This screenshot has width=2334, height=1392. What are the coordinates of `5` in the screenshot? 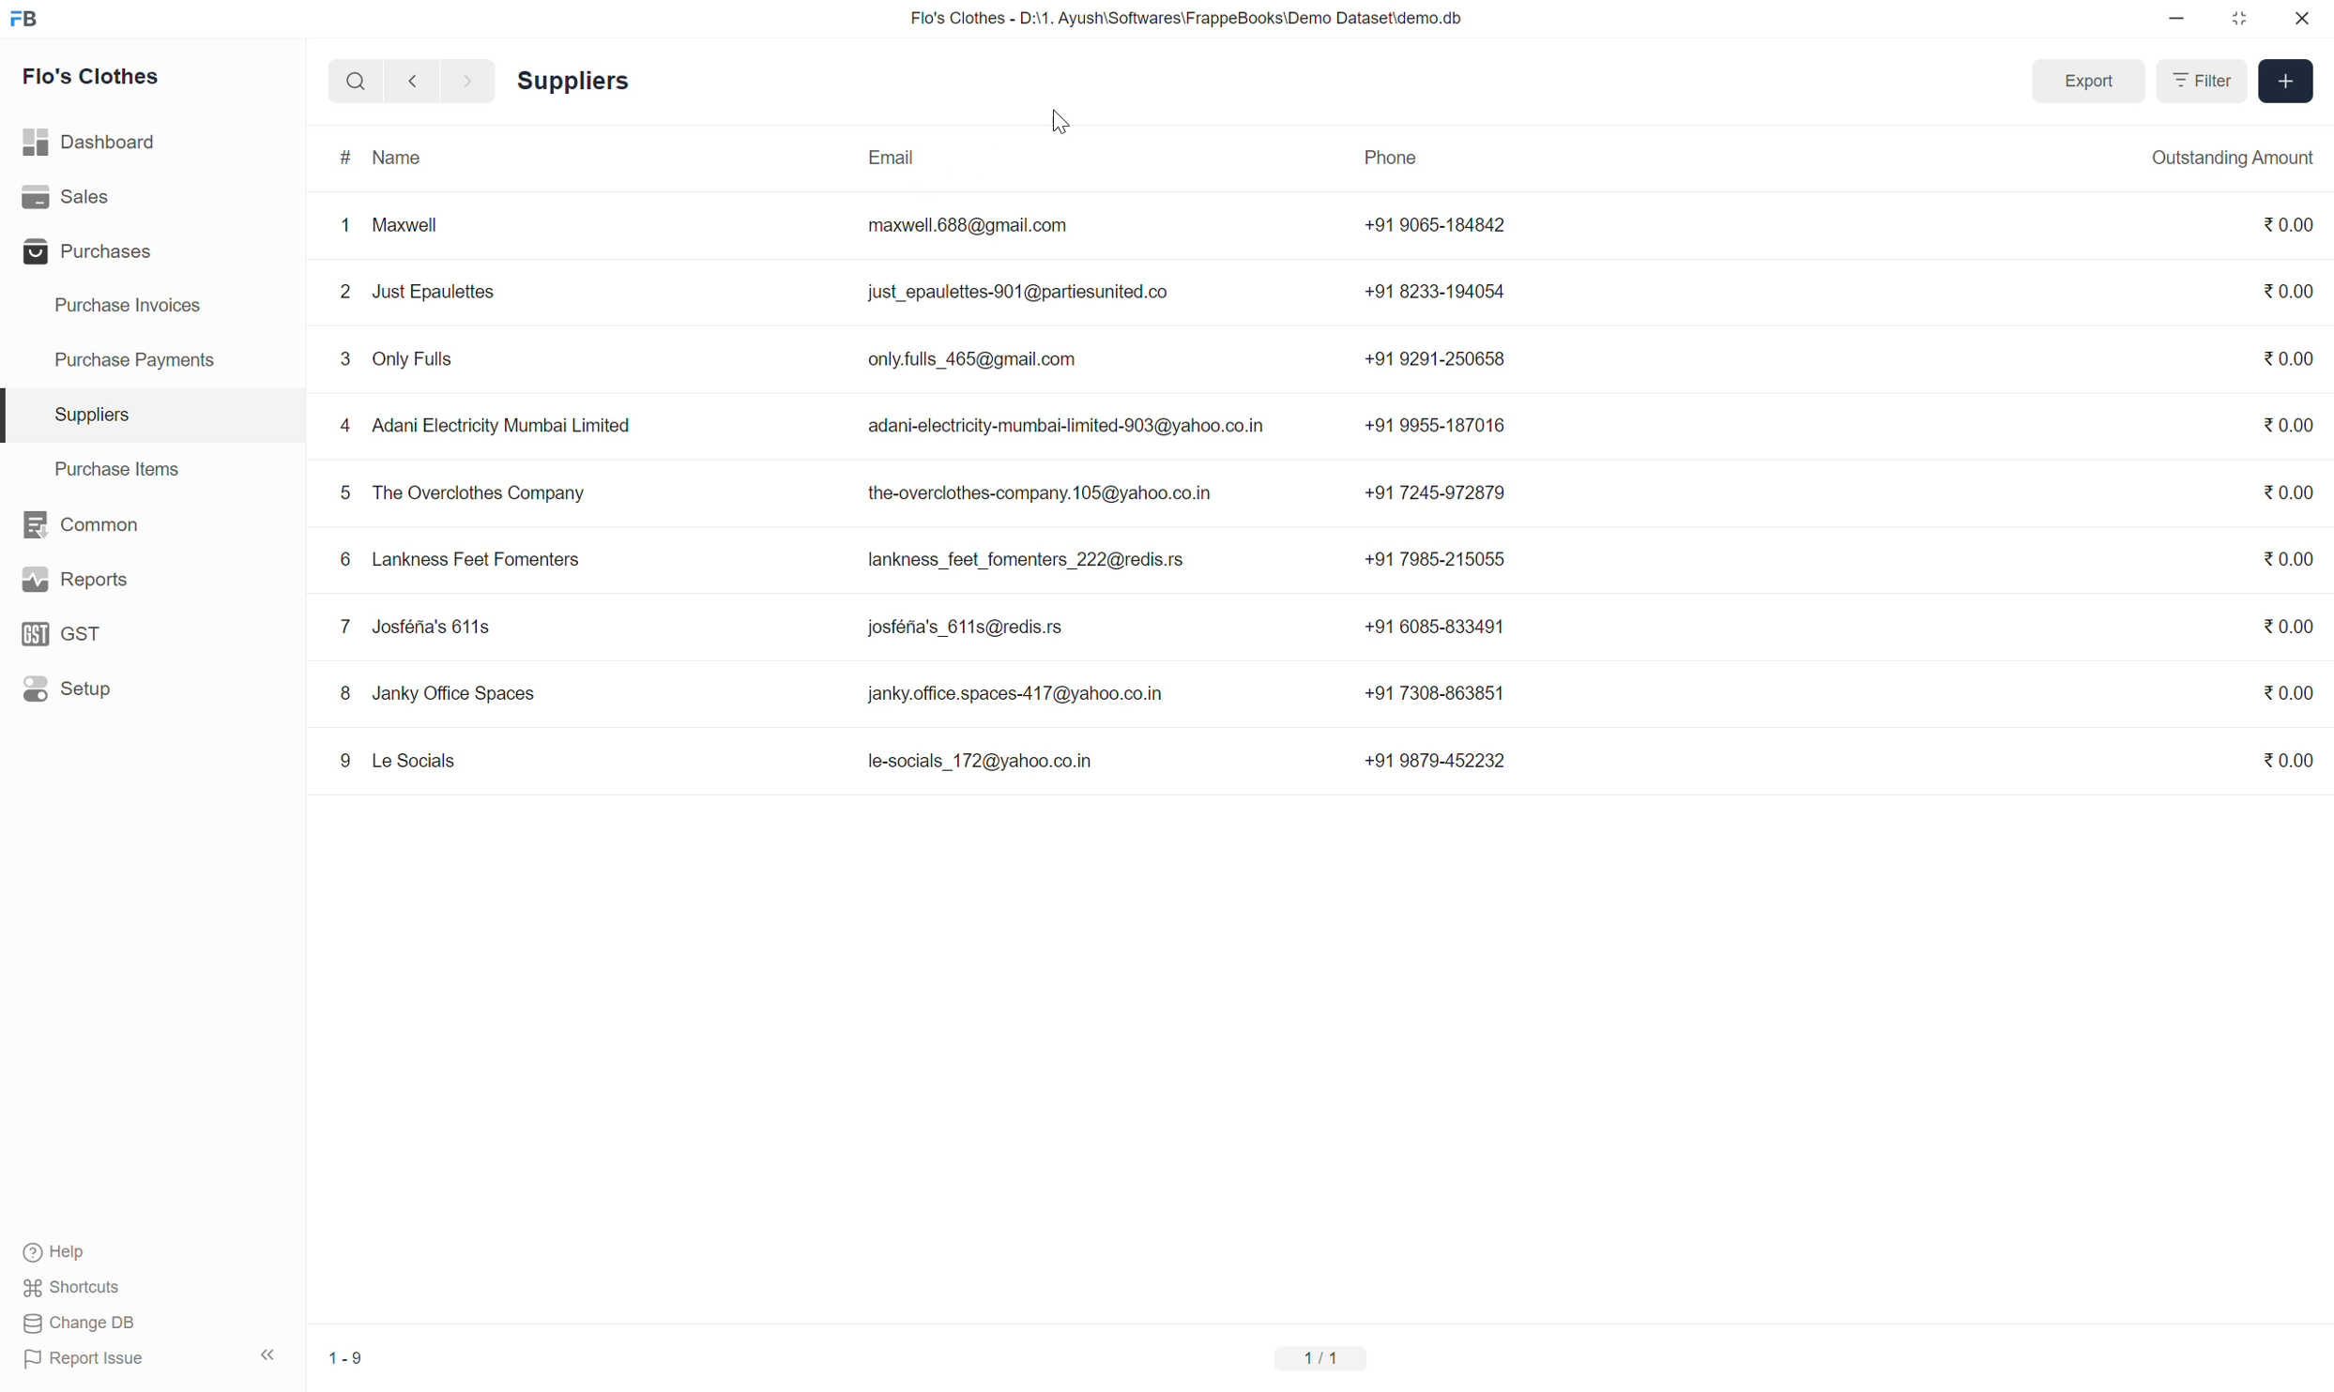 It's located at (343, 493).